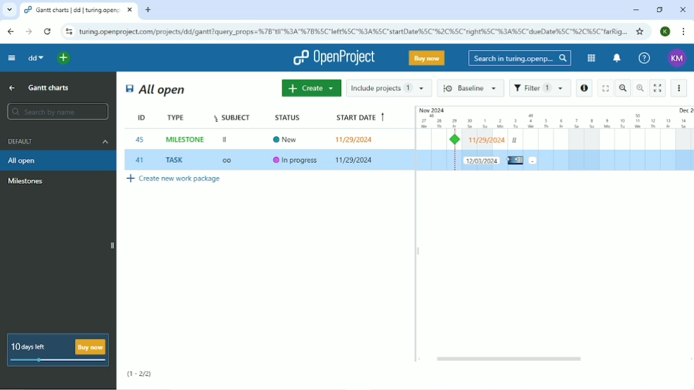 Image resolution: width=694 pixels, height=390 pixels. Describe the element at coordinates (643, 57) in the screenshot. I see `Help` at that location.